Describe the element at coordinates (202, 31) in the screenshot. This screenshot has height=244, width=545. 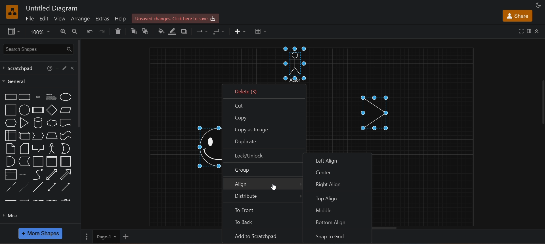
I see `connection` at that location.